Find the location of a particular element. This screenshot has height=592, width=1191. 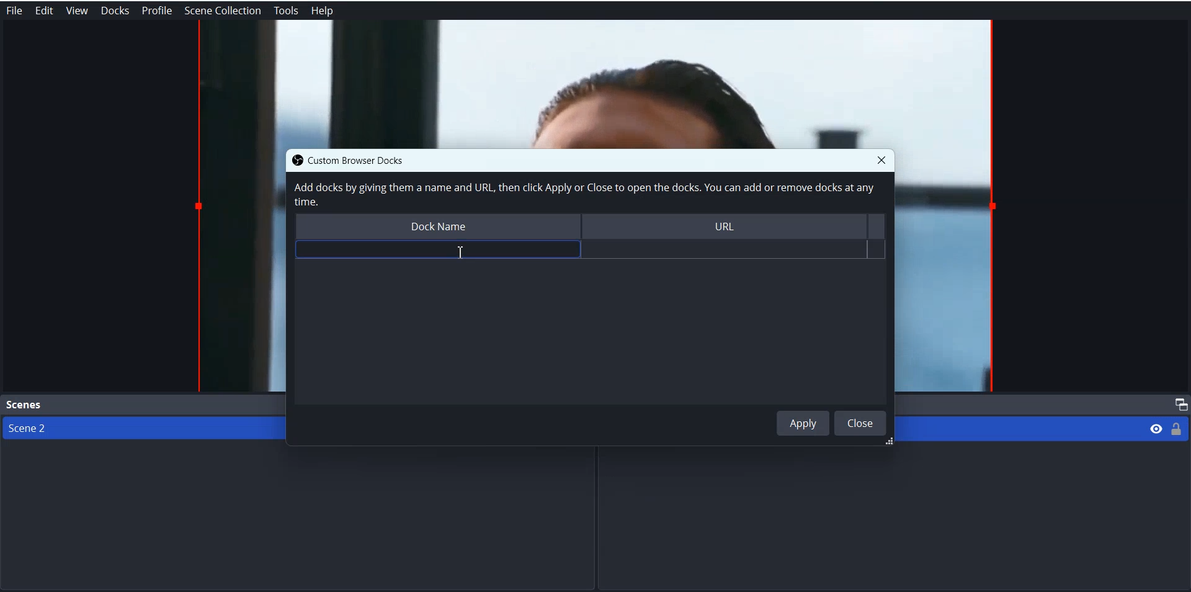

Lock/ Unlock is located at coordinates (1177, 428).